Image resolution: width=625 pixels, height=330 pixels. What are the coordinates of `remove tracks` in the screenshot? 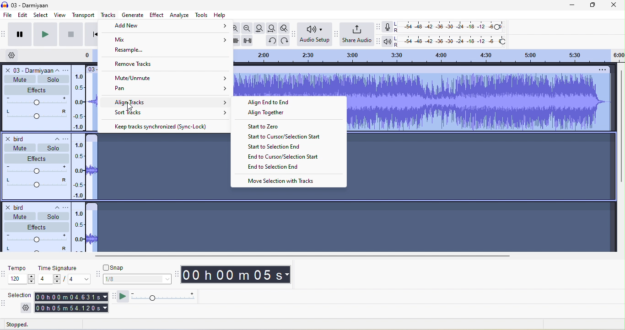 It's located at (146, 64).